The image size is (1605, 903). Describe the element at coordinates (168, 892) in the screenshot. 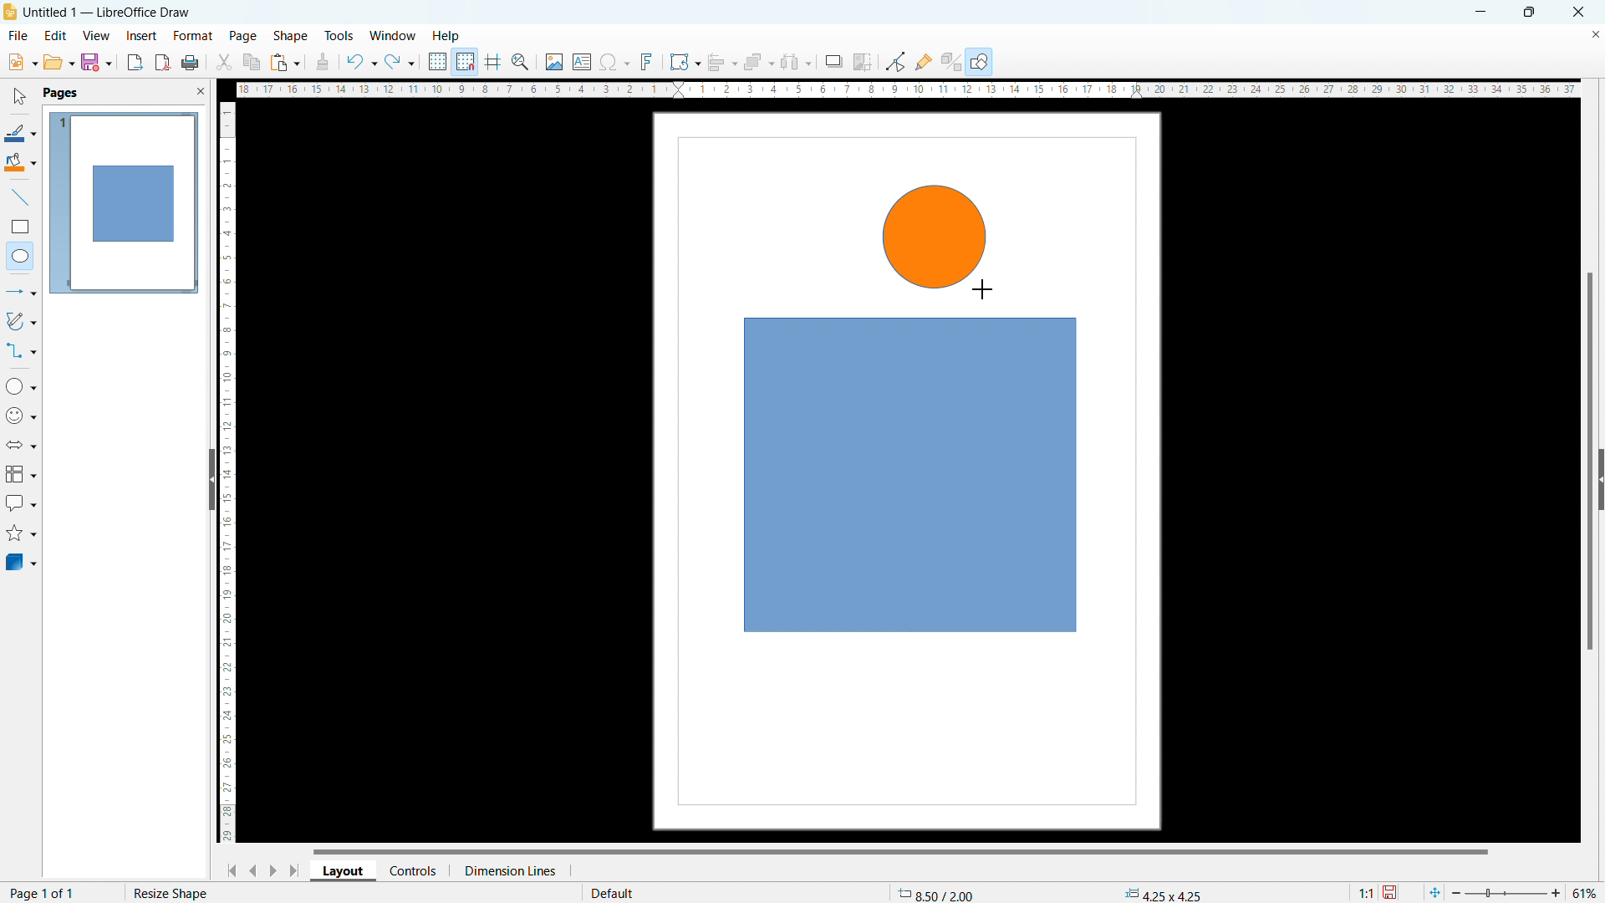

I see `action status` at that location.